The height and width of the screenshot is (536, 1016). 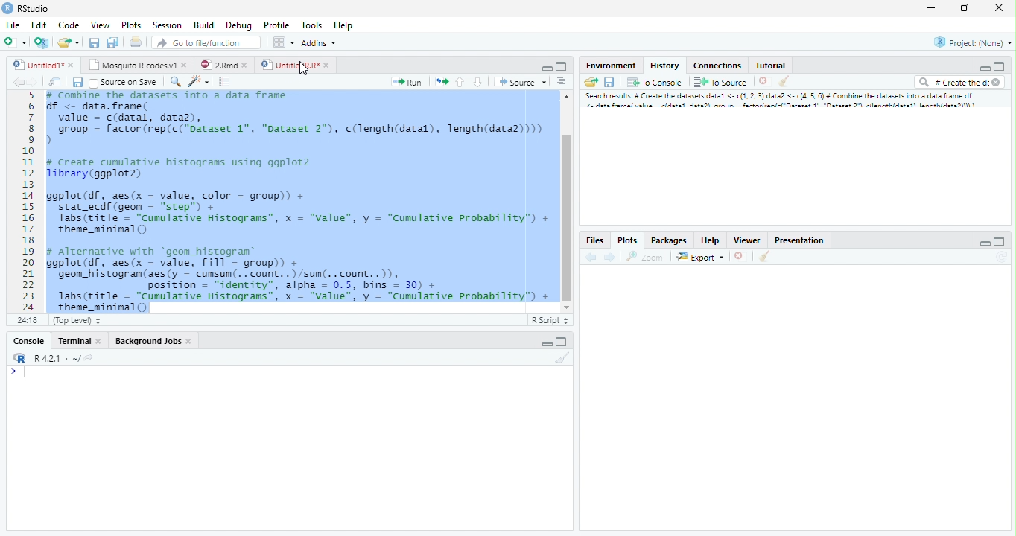 What do you see at coordinates (80, 340) in the screenshot?
I see `Terminal` at bounding box center [80, 340].